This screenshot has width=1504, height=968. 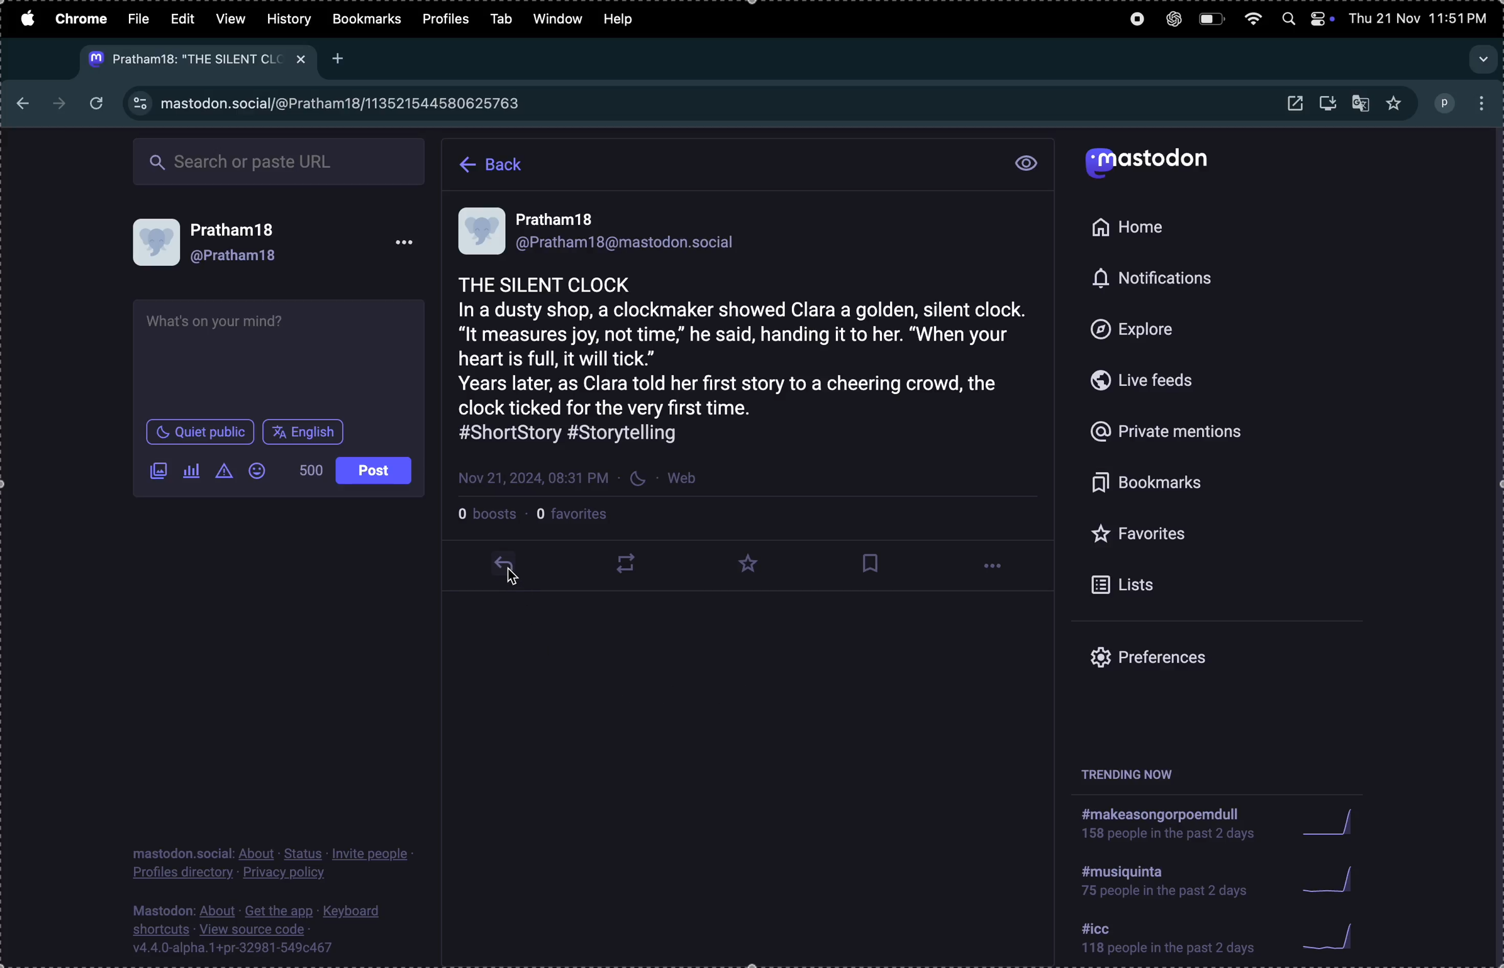 What do you see at coordinates (872, 563) in the screenshot?
I see `bookmark` at bounding box center [872, 563].